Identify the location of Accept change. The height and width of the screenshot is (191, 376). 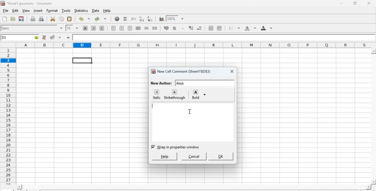
(52, 37).